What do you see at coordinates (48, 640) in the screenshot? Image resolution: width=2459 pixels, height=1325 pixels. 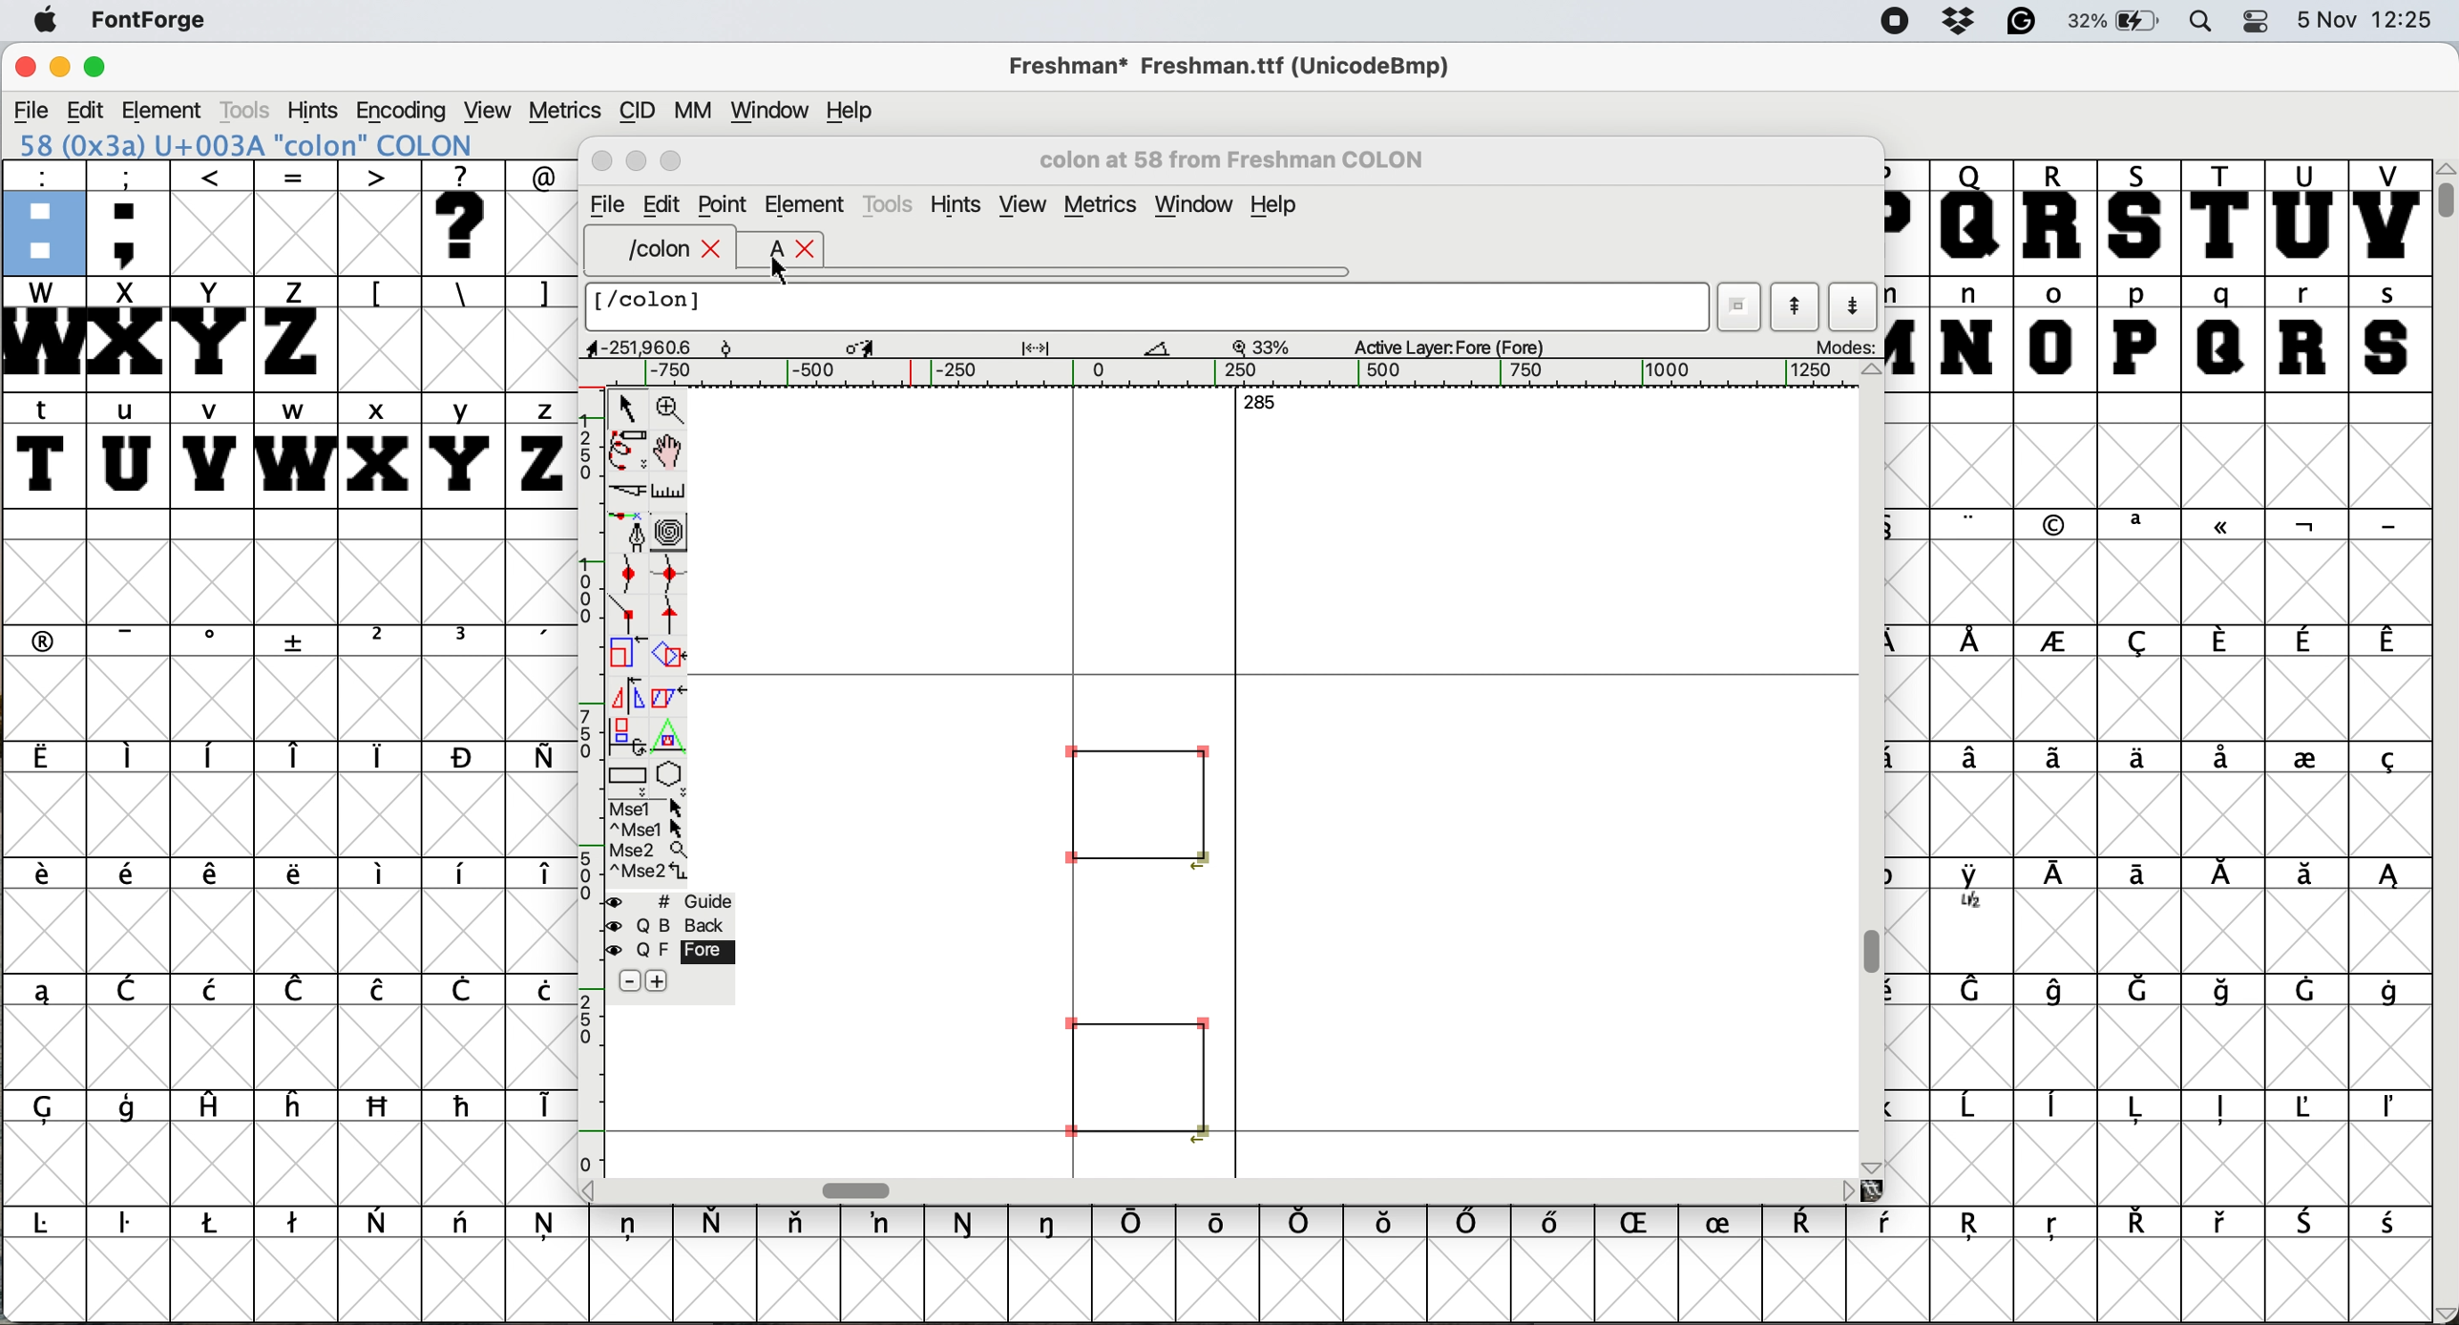 I see `symbol` at bounding box center [48, 640].